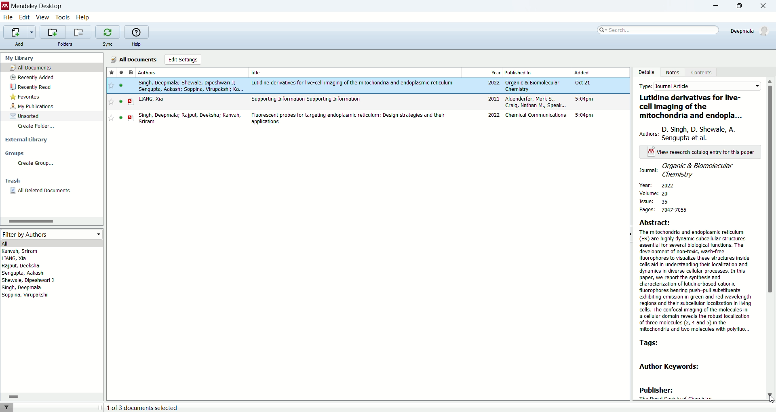  What do you see at coordinates (111, 118) in the screenshot?
I see `favorite` at bounding box center [111, 118].